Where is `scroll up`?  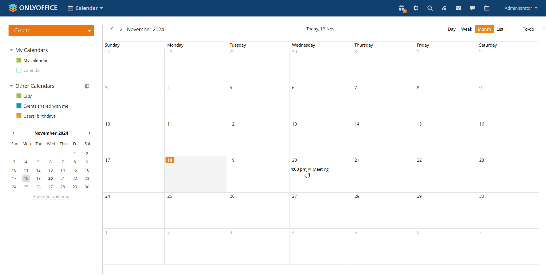 scroll up is located at coordinates (543, 27).